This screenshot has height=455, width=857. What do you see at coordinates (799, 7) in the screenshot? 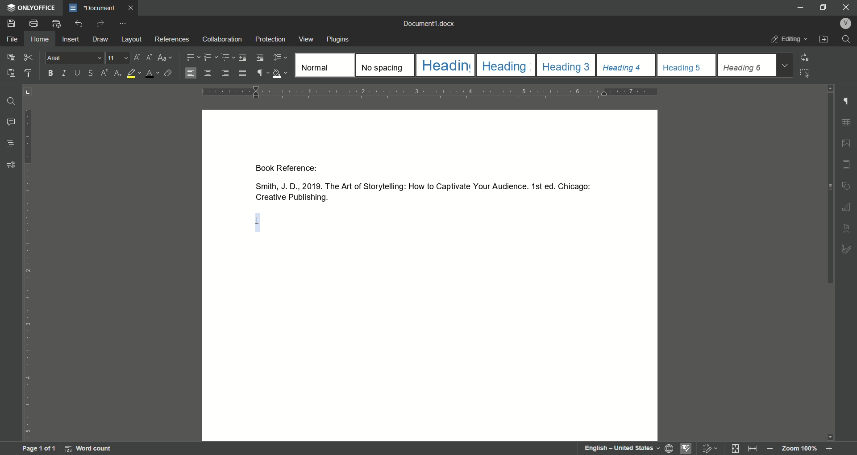
I see `hide window` at bounding box center [799, 7].